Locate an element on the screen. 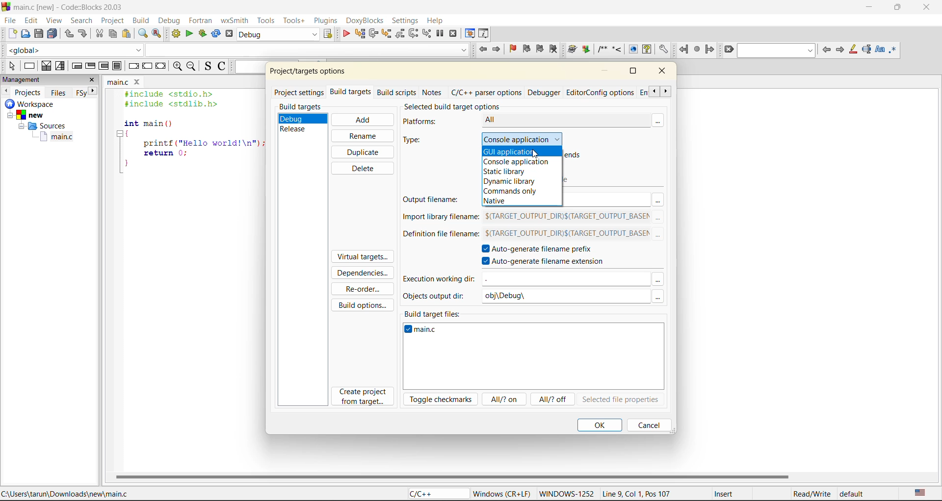 Image resolution: width=942 pixels, height=501 pixels. last jump is located at coordinates (696, 50).